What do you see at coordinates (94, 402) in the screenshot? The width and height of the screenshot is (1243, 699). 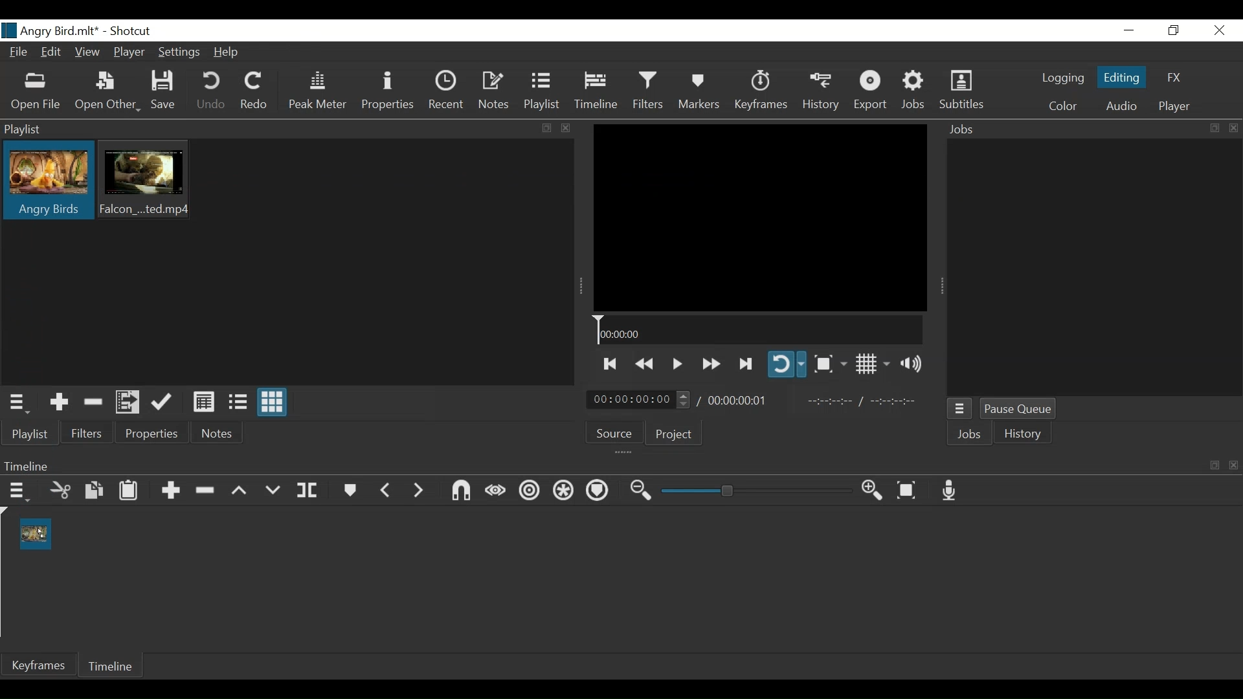 I see `Remove cut` at bounding box center [94, 402].